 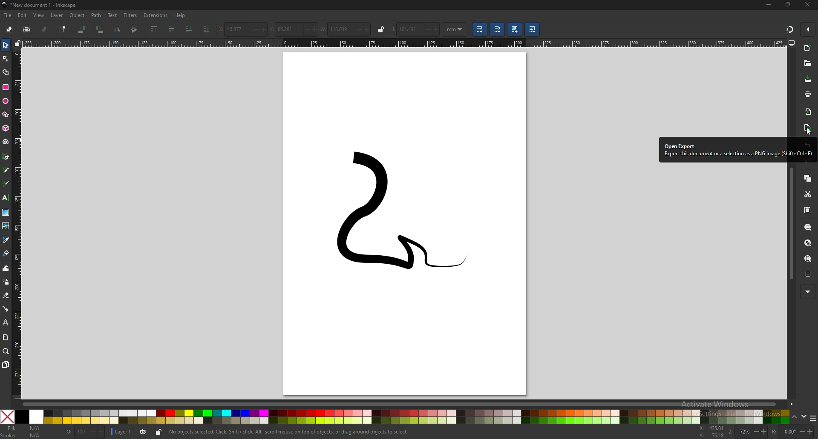 What do you see at coordinates (807, 128) in the screenshot?
I see `export` at bounding box center [807, 128].